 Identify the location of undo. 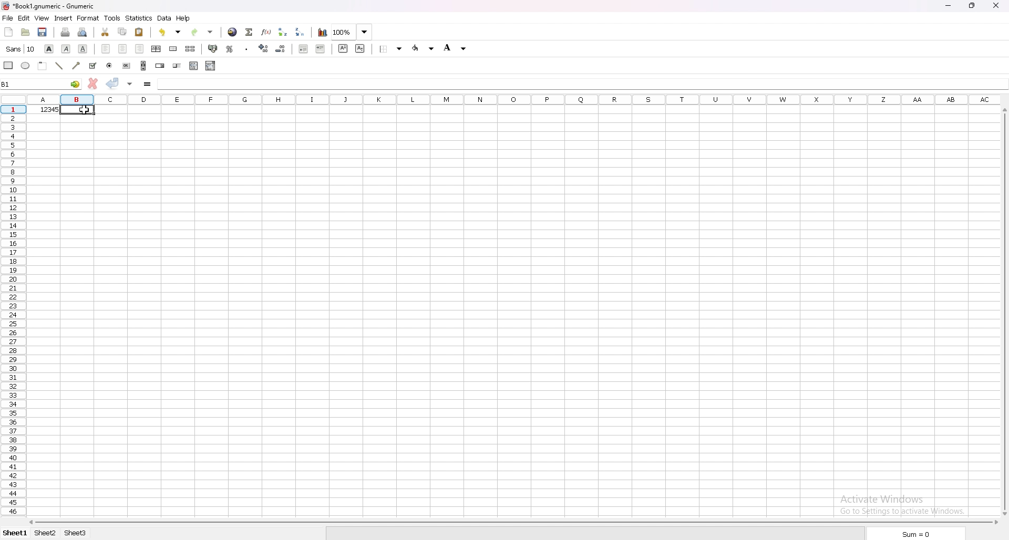
(170, 32).